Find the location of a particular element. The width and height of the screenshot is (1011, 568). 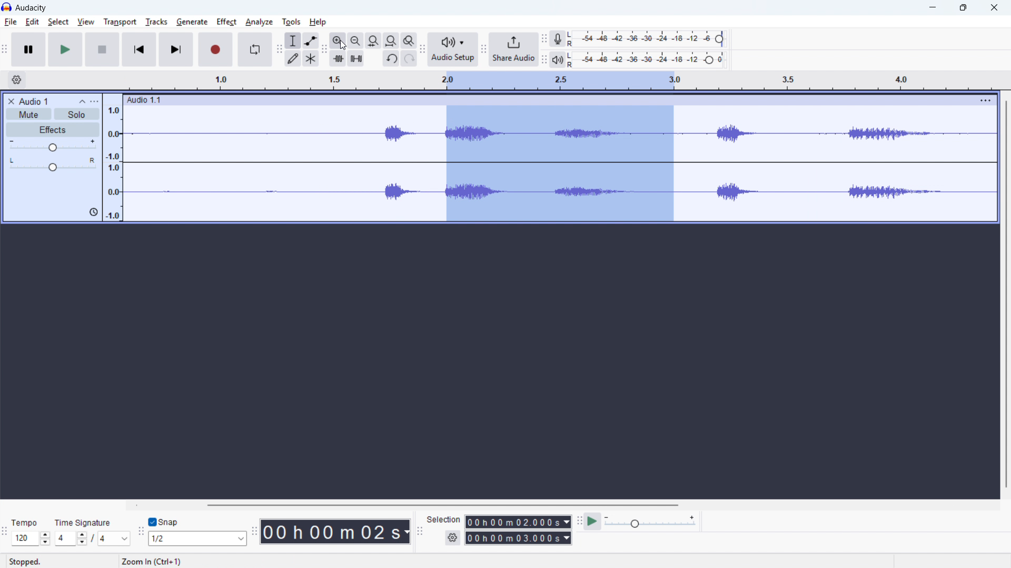

Stopped is located at coordinates (27, 561).